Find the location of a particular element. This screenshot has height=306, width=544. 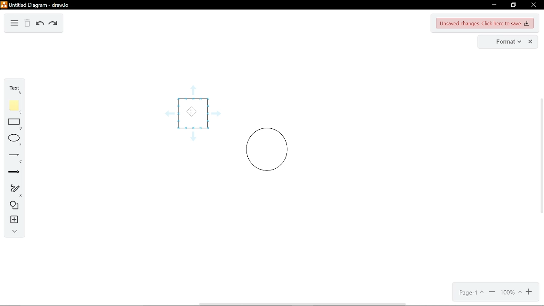

ellipse is located at coordinates (13, 140).